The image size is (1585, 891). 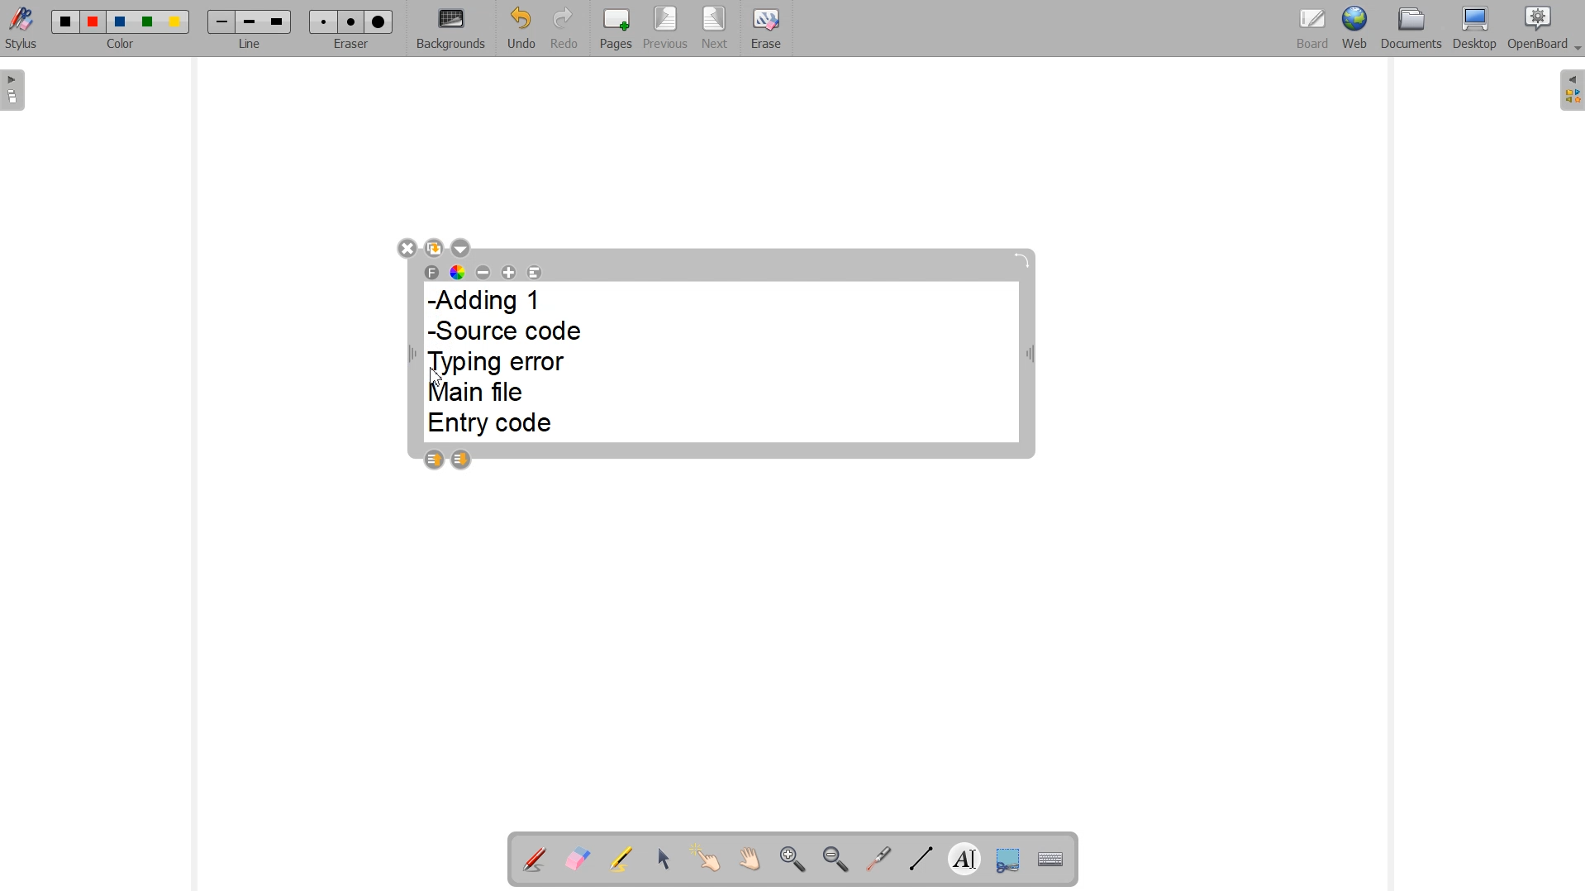 What do you see at coordinates (1354, 29) in the screenshot?
I see `Web` at bounding box center [1354, 29].